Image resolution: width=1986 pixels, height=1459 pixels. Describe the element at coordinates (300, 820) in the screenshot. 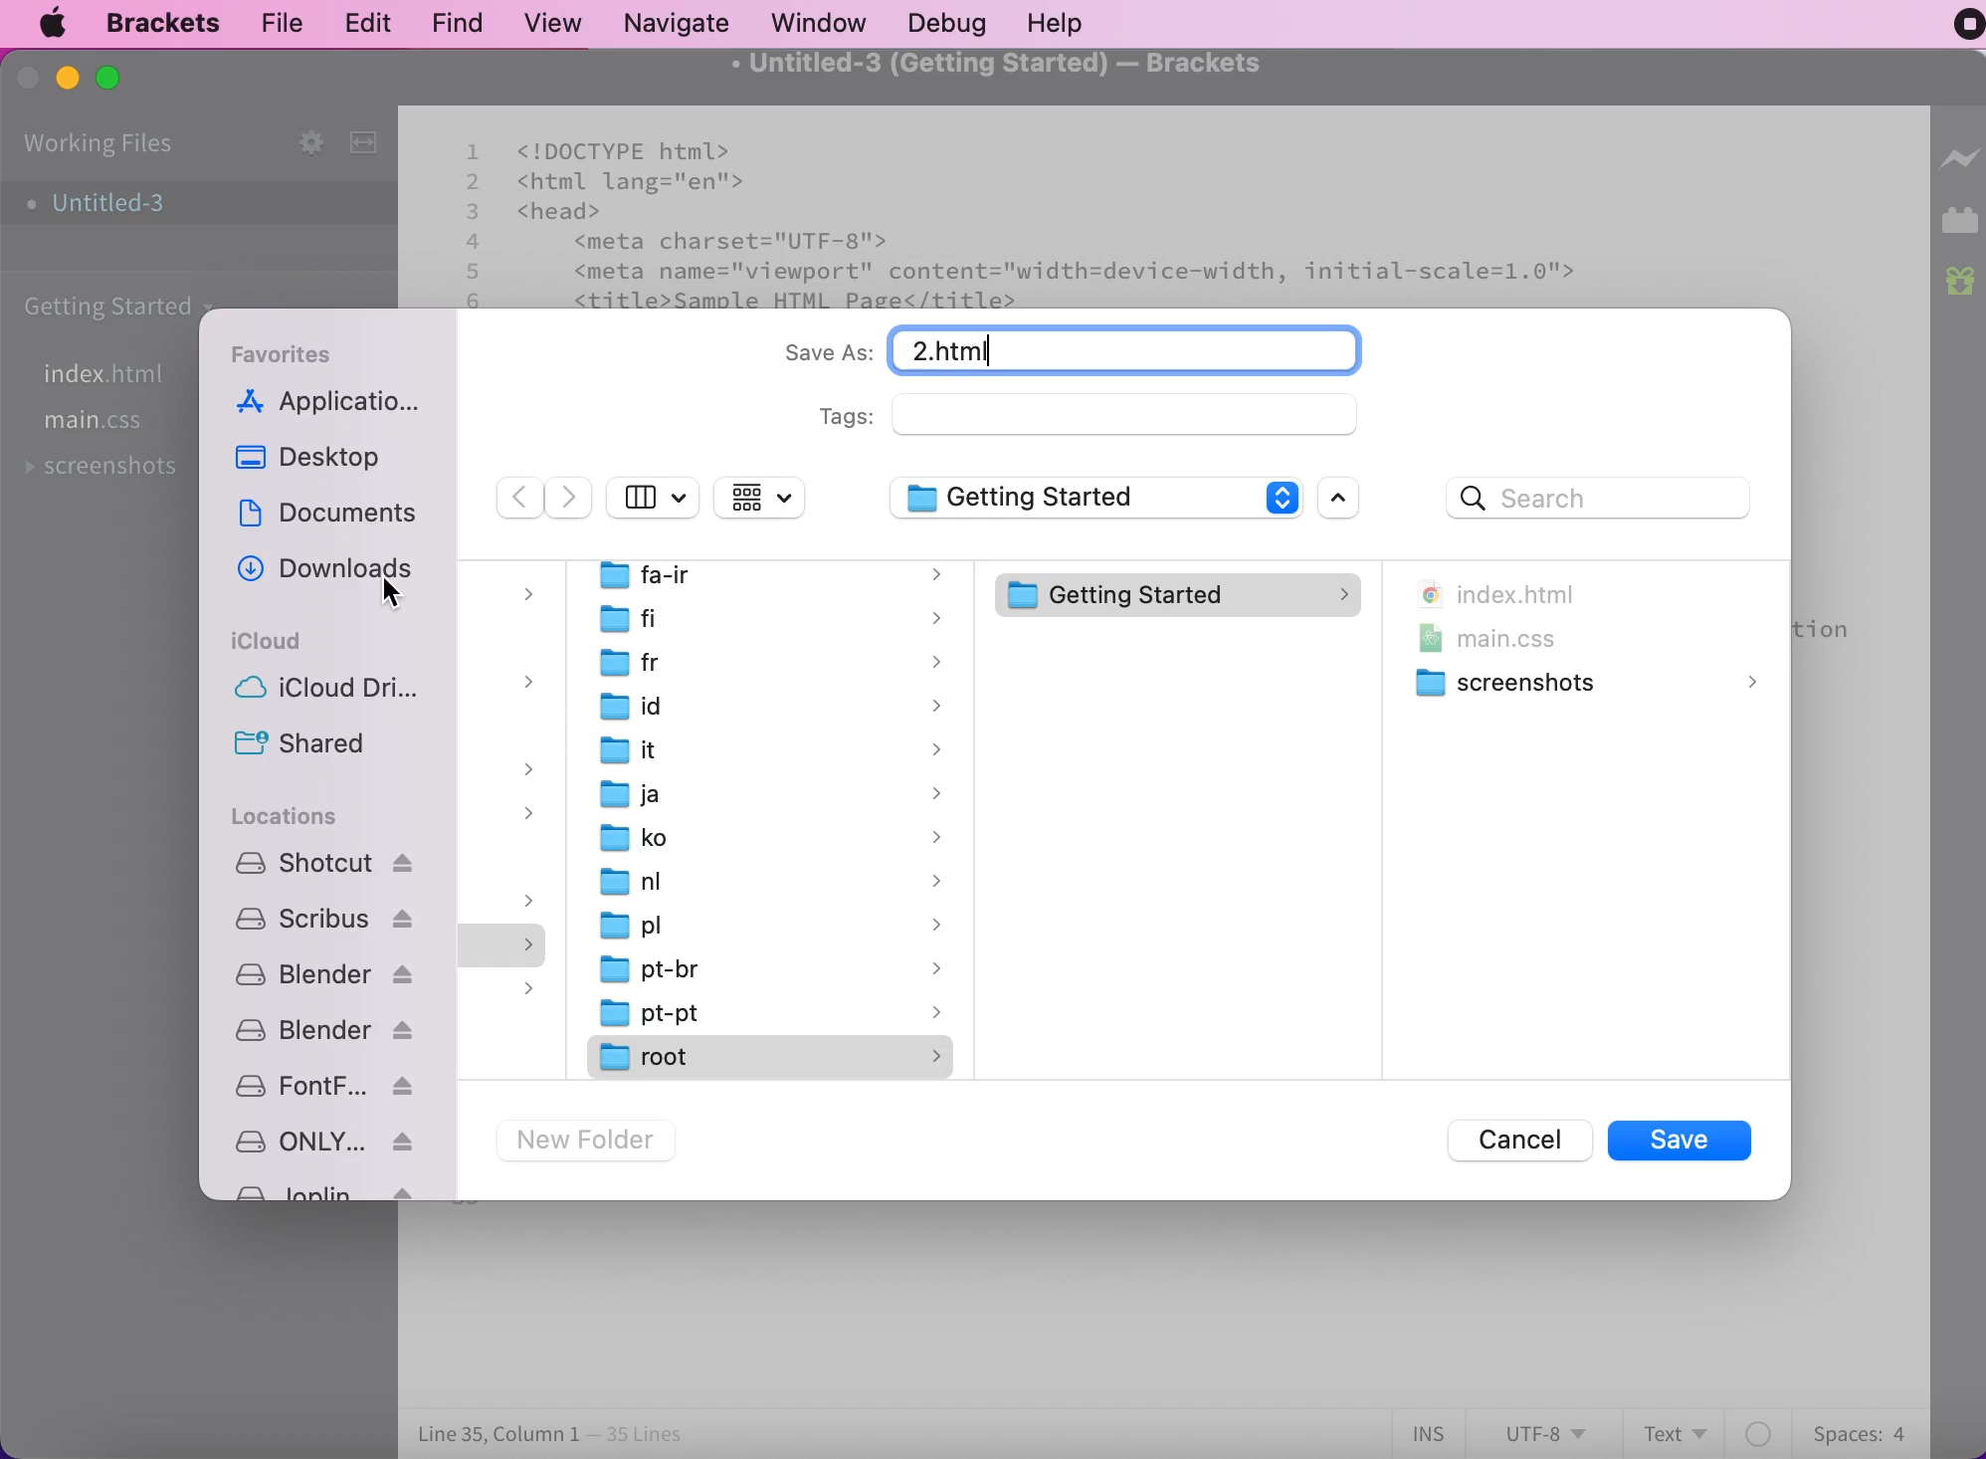

I see `locations` at that location.